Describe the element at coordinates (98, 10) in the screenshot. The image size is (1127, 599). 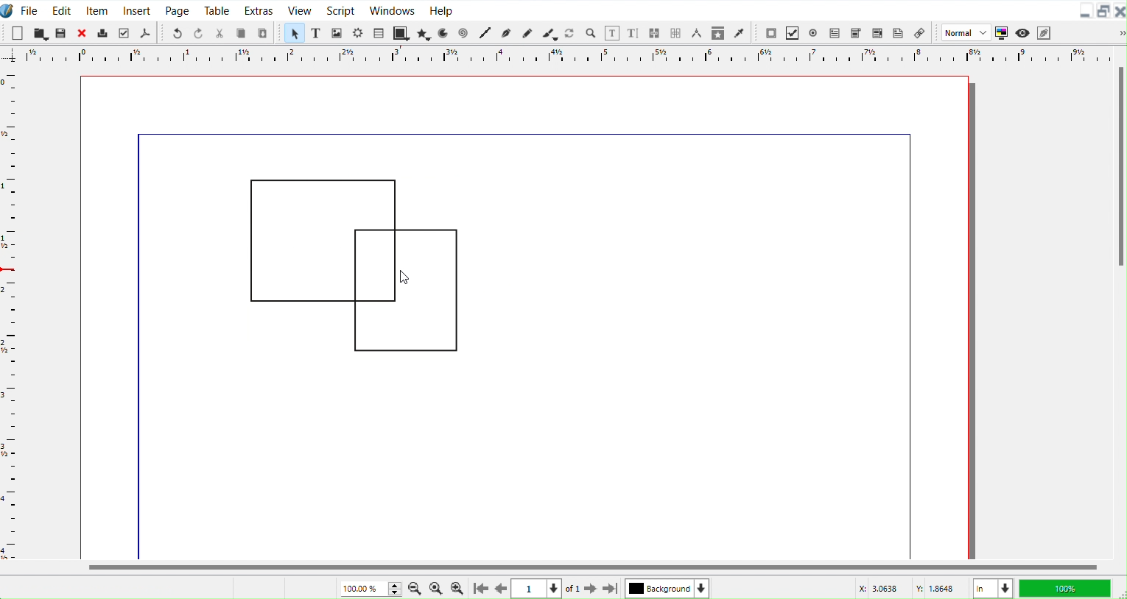
I see `Item` at that location.